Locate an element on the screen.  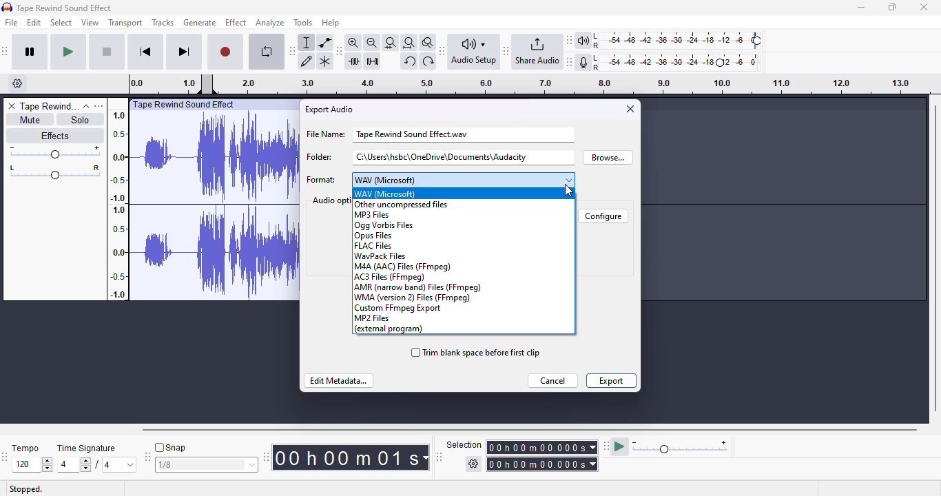
stopped is located at coordinates (25, 489).